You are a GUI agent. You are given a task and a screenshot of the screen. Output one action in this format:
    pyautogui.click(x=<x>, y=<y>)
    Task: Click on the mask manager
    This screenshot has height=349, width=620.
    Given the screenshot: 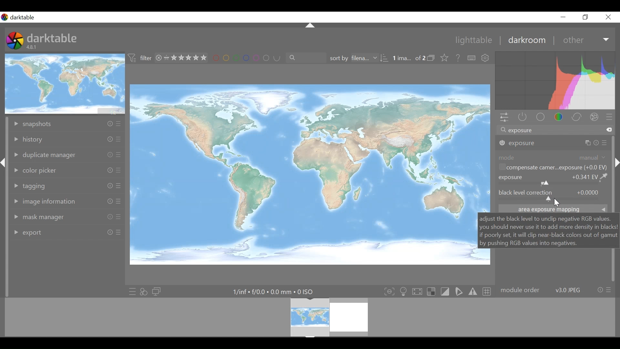 What is the action you would take?
    pyautogui.click(x=66, y=217)
    